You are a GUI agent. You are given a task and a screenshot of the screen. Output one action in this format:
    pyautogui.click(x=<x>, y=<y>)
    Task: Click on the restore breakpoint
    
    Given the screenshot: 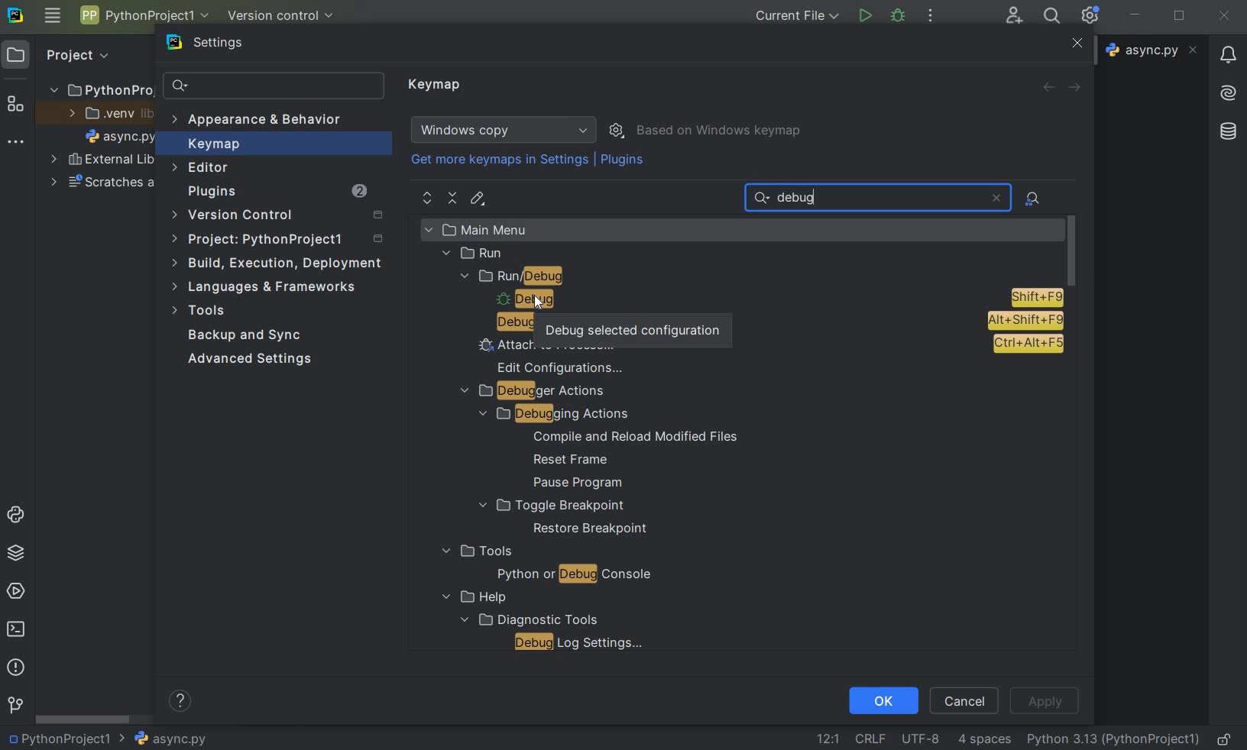 What is the action you would take?
    pyautogui.click(x=591, y=529)
    